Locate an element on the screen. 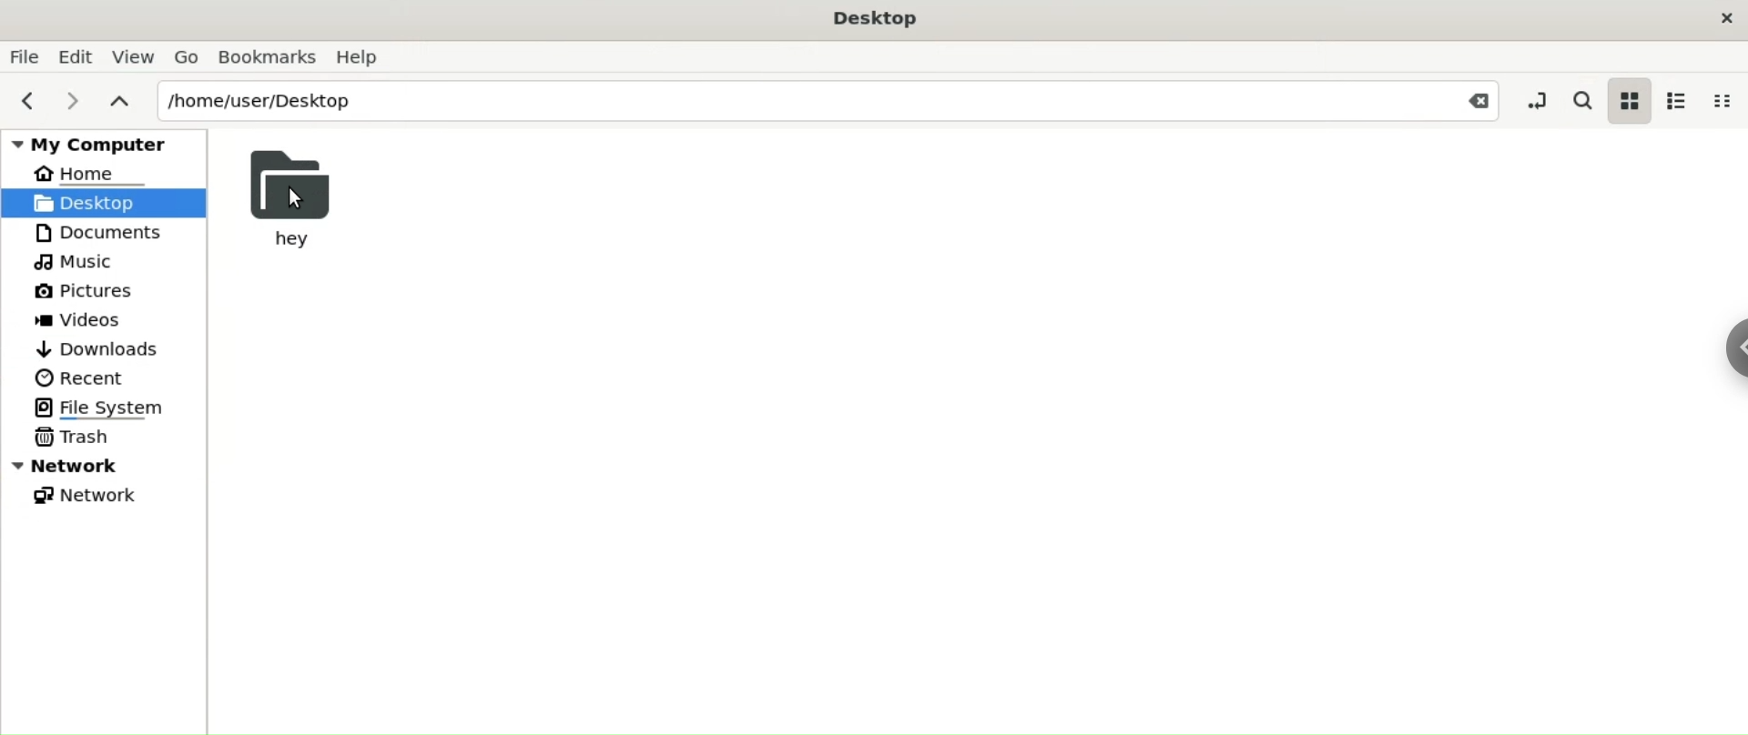 The height and width of the screenshot is (735, 1748). search is located at coordinates (1581, 102).